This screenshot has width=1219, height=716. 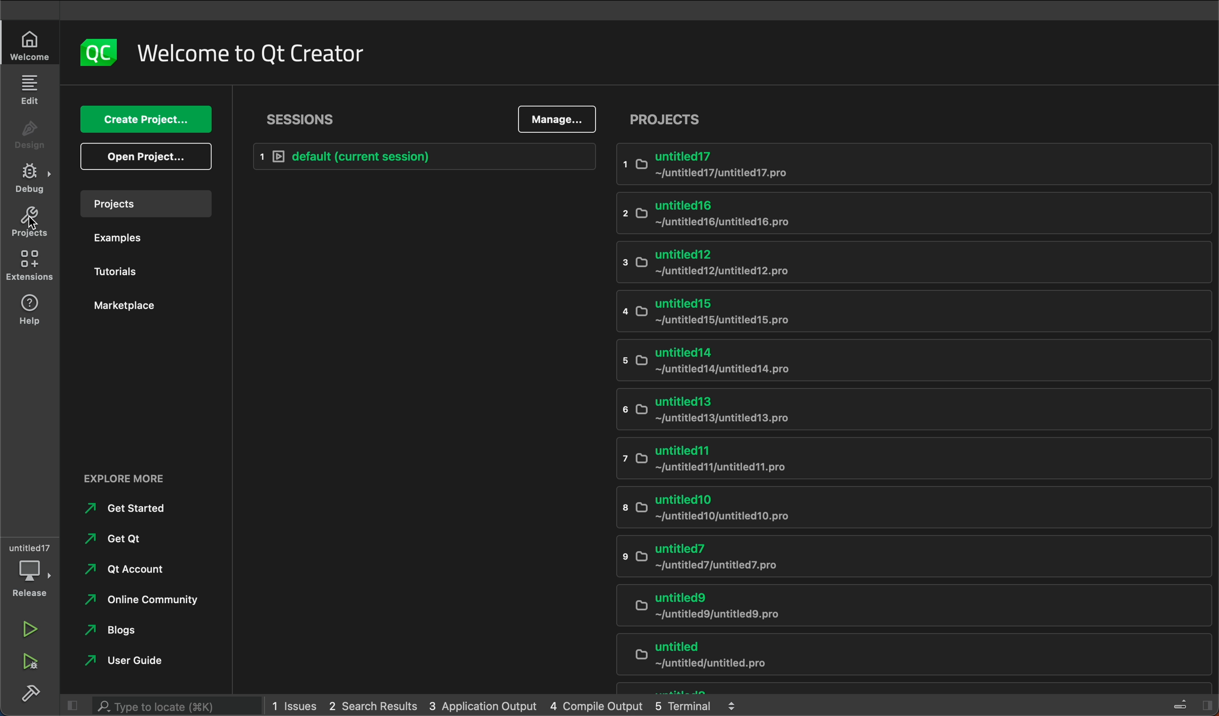 What do you see at coordinates (418, 157) in the screenshot?
I see `default sessions` at bounding box center [418, 157].